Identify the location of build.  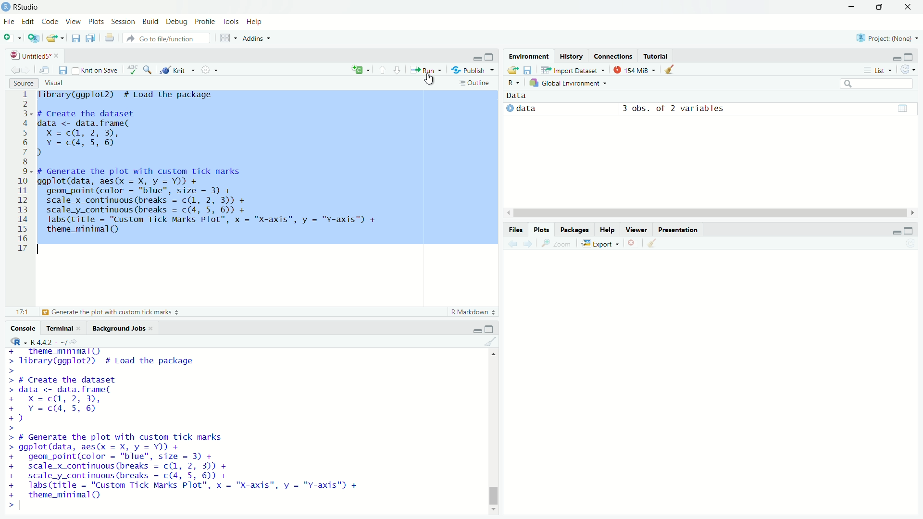
(151, 21).